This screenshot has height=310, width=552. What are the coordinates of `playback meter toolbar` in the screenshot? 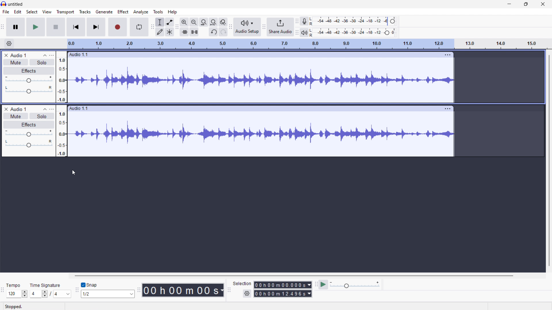 It's located at (296, 33).